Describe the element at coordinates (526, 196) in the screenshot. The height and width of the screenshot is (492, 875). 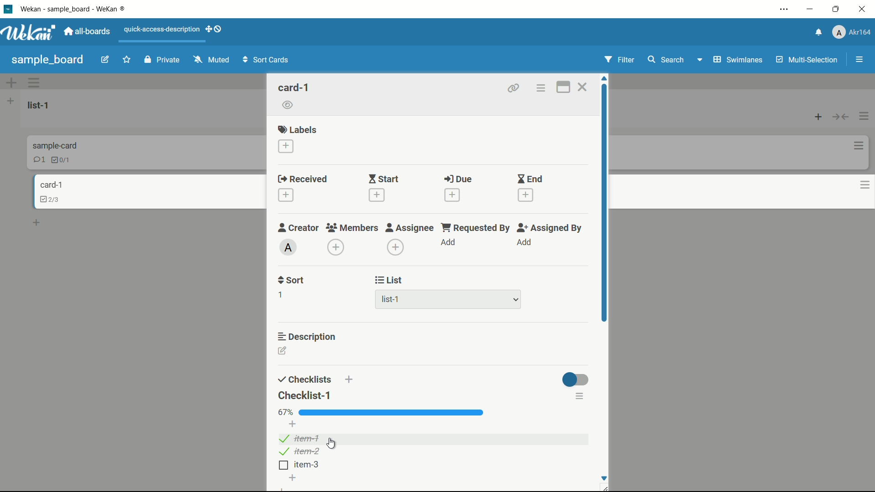
I see `add date` at that location.